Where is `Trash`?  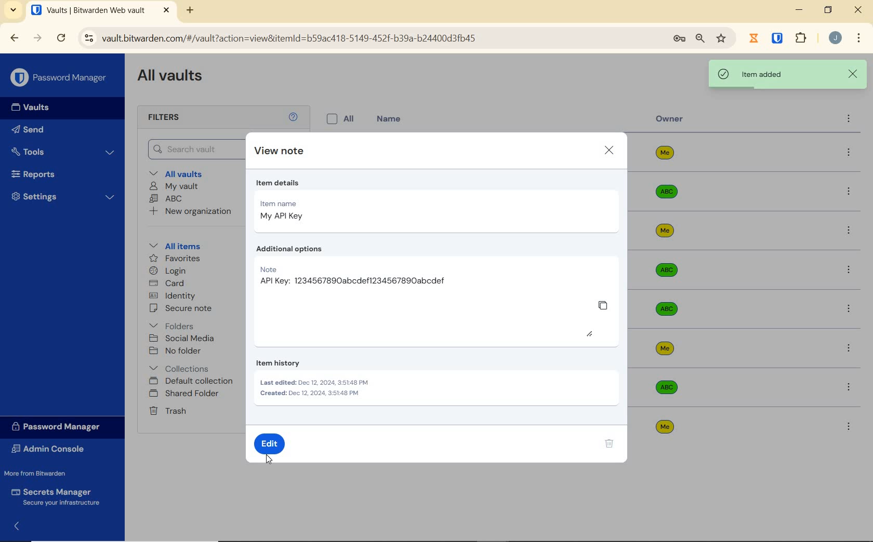
Trash is located at coordinates (169, 412).